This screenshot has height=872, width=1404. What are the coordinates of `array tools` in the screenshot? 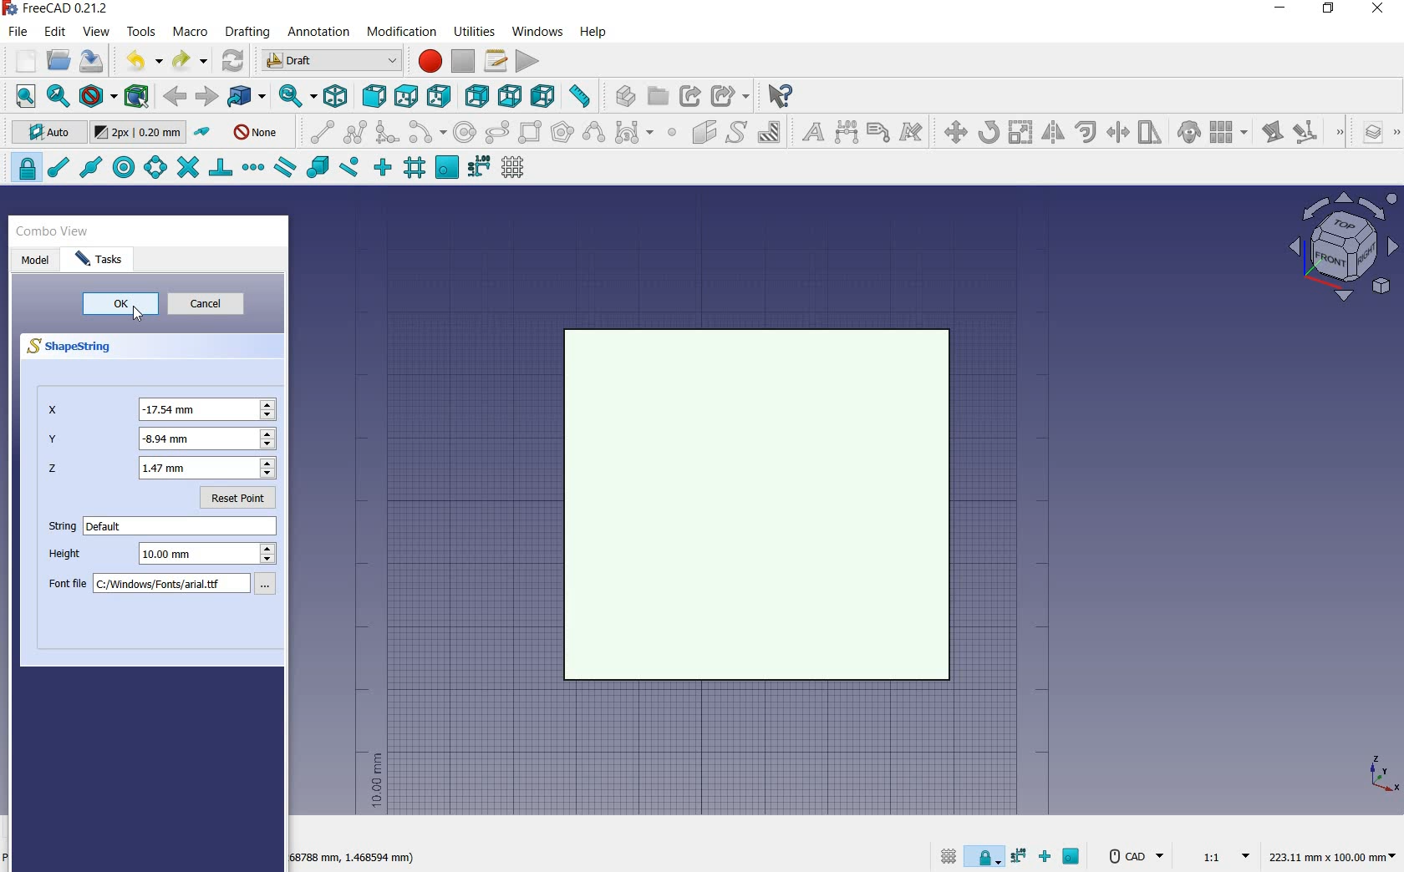 It's located at (1229, 134).